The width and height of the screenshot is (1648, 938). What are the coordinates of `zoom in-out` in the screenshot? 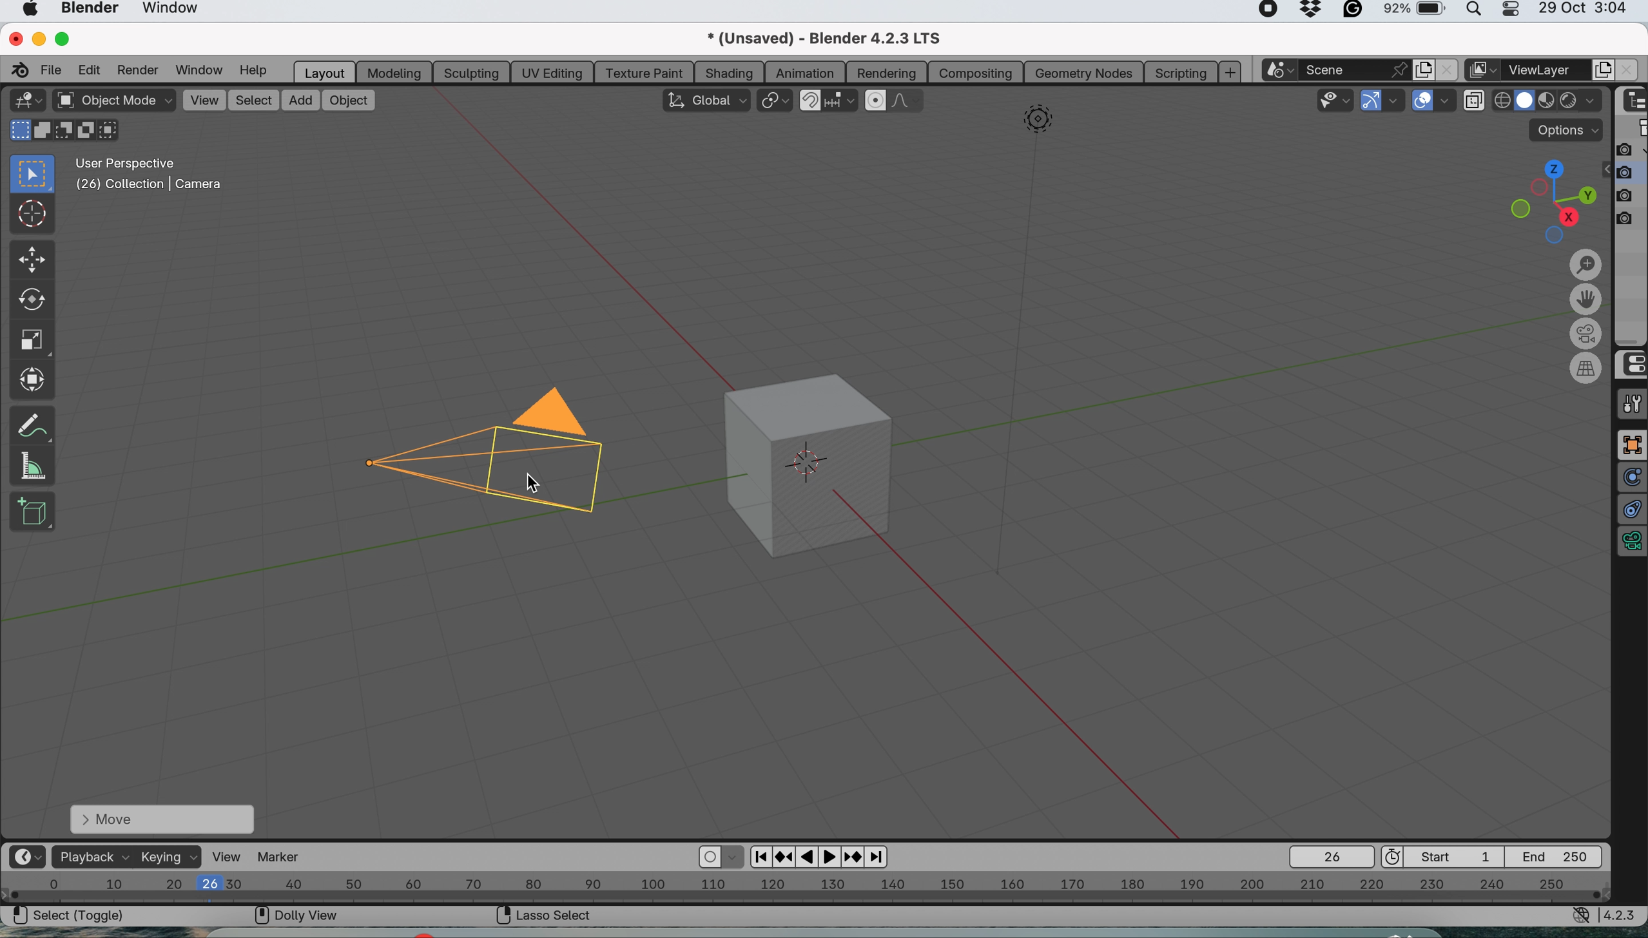 It's located at (1586, 266).